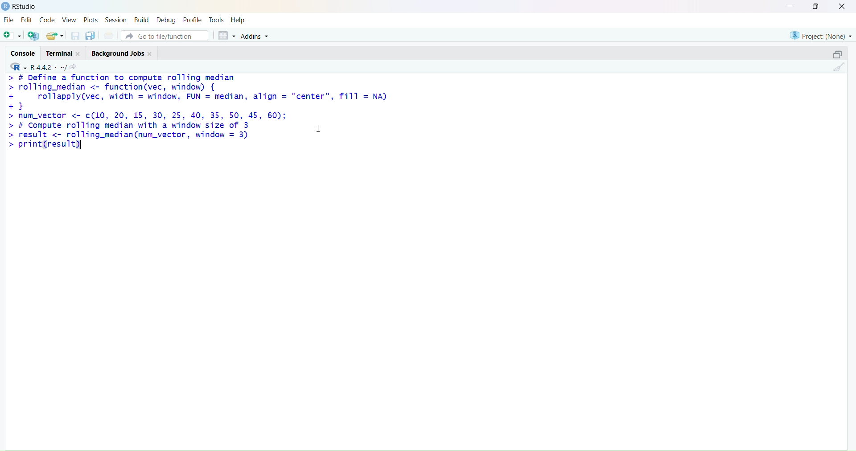 Image resolution: width=856 pixels, height=451 pixels. I want to click on R, so click(19, 66).